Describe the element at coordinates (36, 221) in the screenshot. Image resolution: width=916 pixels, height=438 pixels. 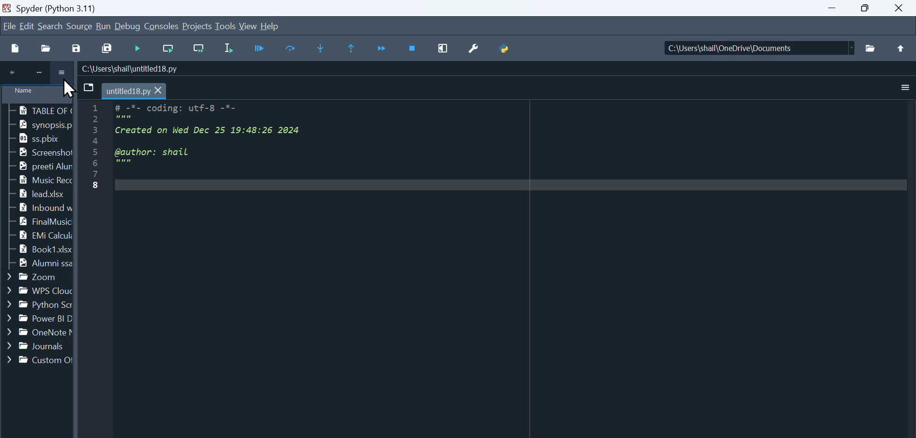
I see `FinalMusic..` at that location.